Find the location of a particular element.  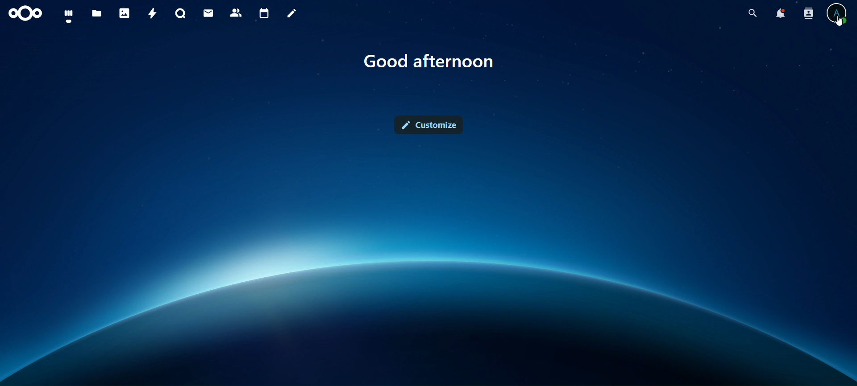

notifications is located at coordinates (779, 13).